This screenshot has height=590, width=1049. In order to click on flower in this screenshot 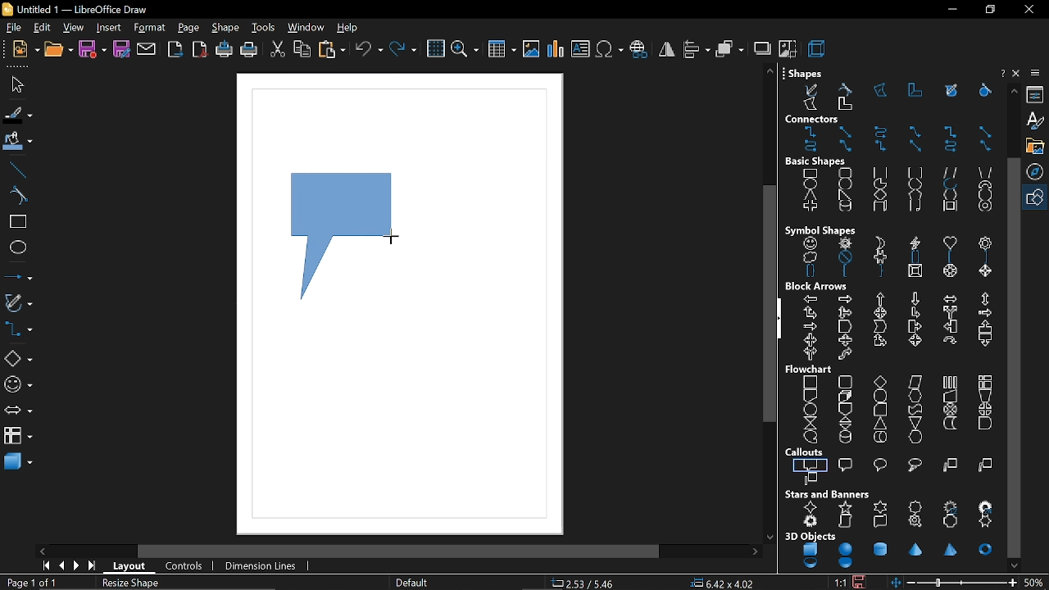, I will do `click(984, 243)`.